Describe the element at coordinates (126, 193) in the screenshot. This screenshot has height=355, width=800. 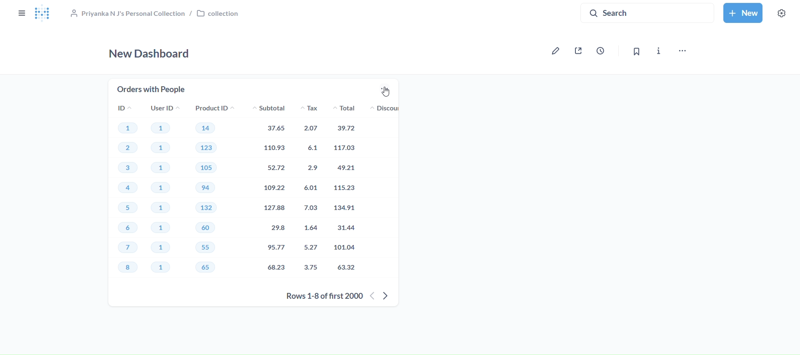
I see `id's` at that location.